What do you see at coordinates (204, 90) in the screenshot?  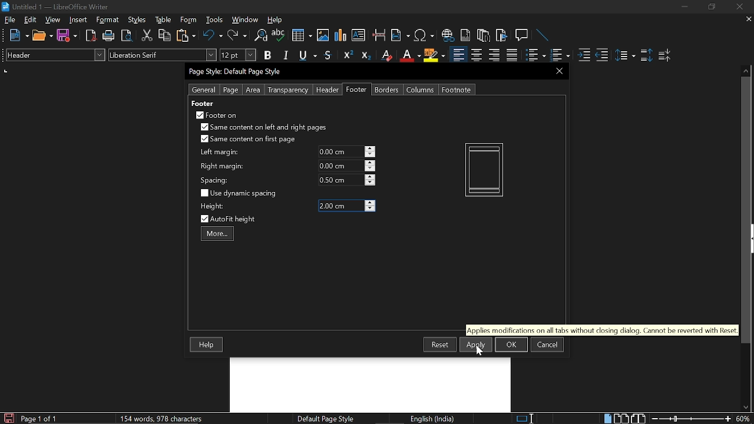 I see `General` at bounding box center [204, 90].